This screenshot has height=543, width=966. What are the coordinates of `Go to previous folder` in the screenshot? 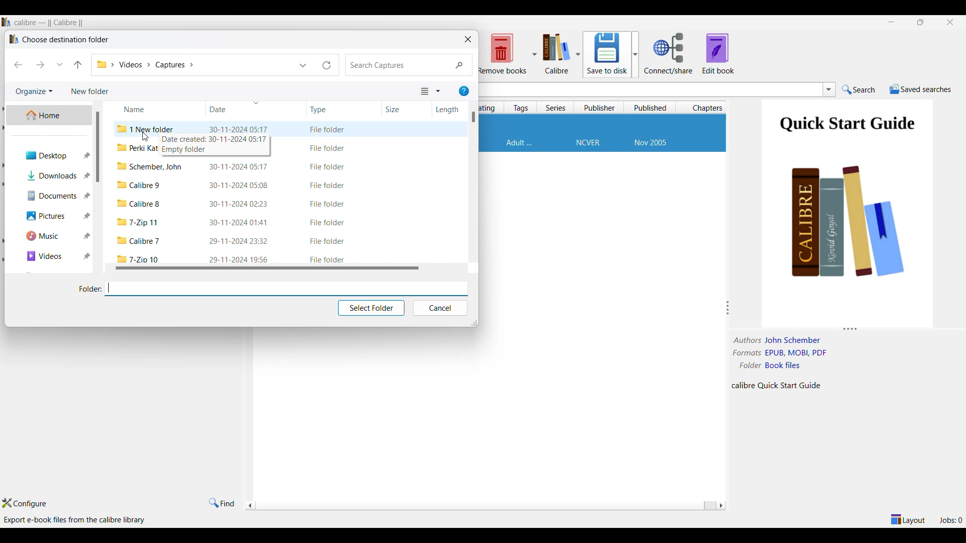 It's located at (77, 65).